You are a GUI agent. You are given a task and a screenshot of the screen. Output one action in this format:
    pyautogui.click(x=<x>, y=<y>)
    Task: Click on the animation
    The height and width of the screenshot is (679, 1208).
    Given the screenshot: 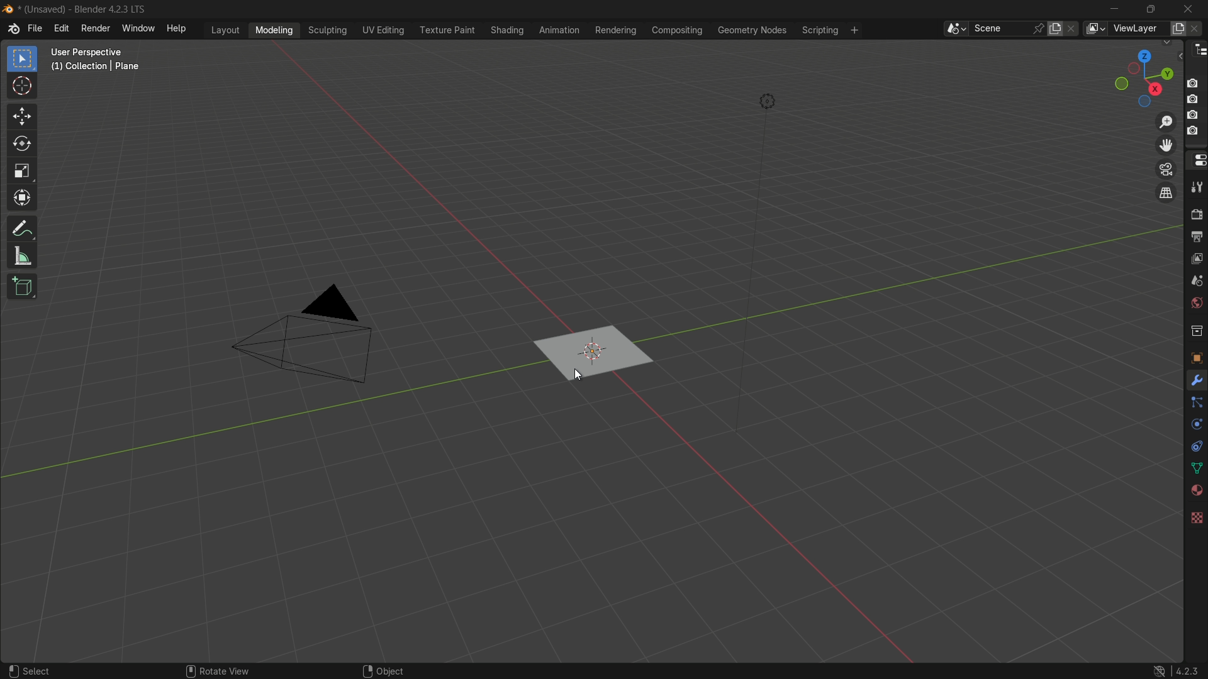 What is the action you would take?
    pyautogui.click(x=561, y=30)
    